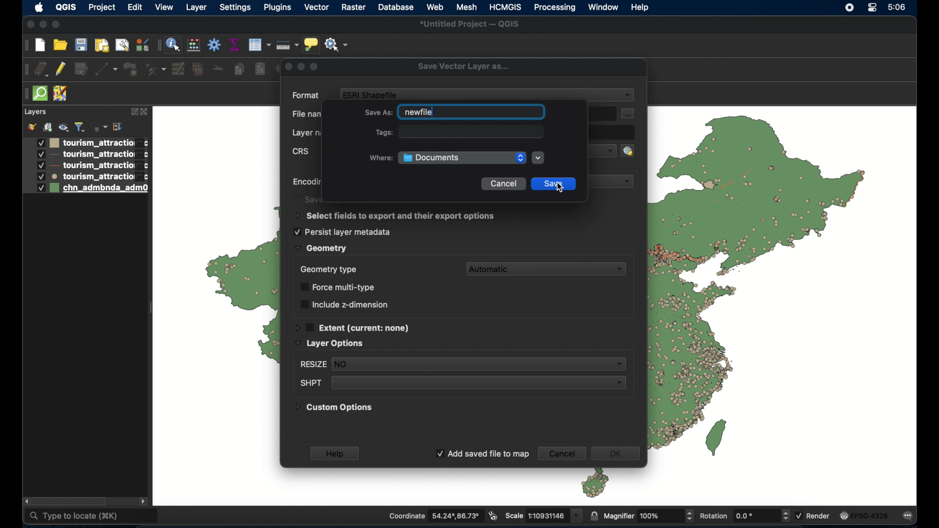 The image size is (939, 528). Describe the element at coordinates (850, 7) in the screenshot. I see `screen recorder` at that location.